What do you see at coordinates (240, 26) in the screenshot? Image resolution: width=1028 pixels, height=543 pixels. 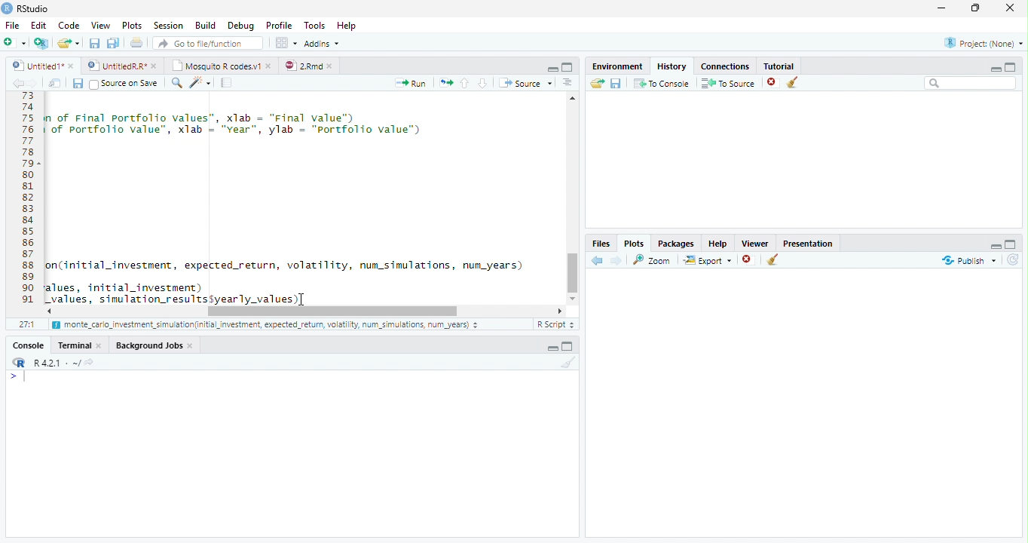 I see `Debug` at bounding box center [240, 26].